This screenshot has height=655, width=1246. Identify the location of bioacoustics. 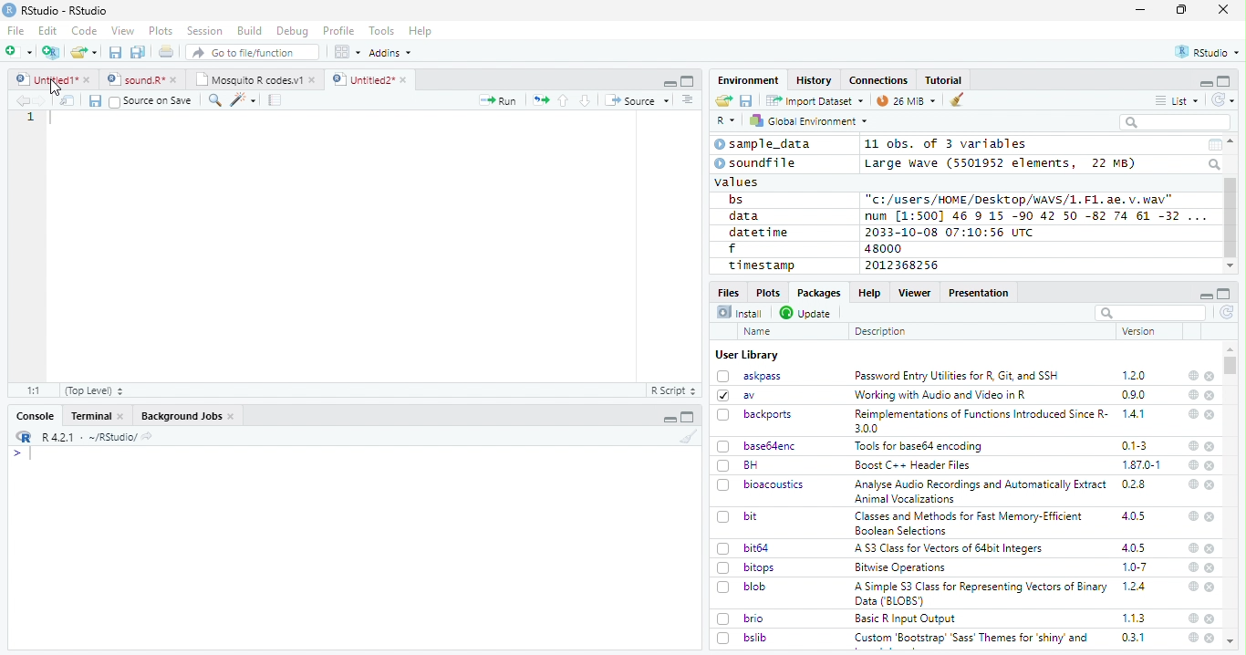
(761, 484).